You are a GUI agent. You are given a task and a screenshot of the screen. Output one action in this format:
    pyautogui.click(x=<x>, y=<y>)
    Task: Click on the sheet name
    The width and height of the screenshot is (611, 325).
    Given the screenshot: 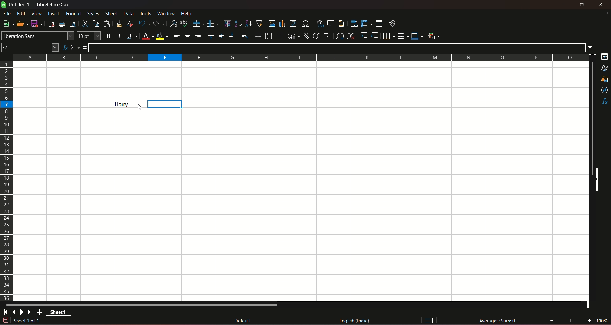 What is the action you would take?
    pyautogui.click(x=60, y=313)
    